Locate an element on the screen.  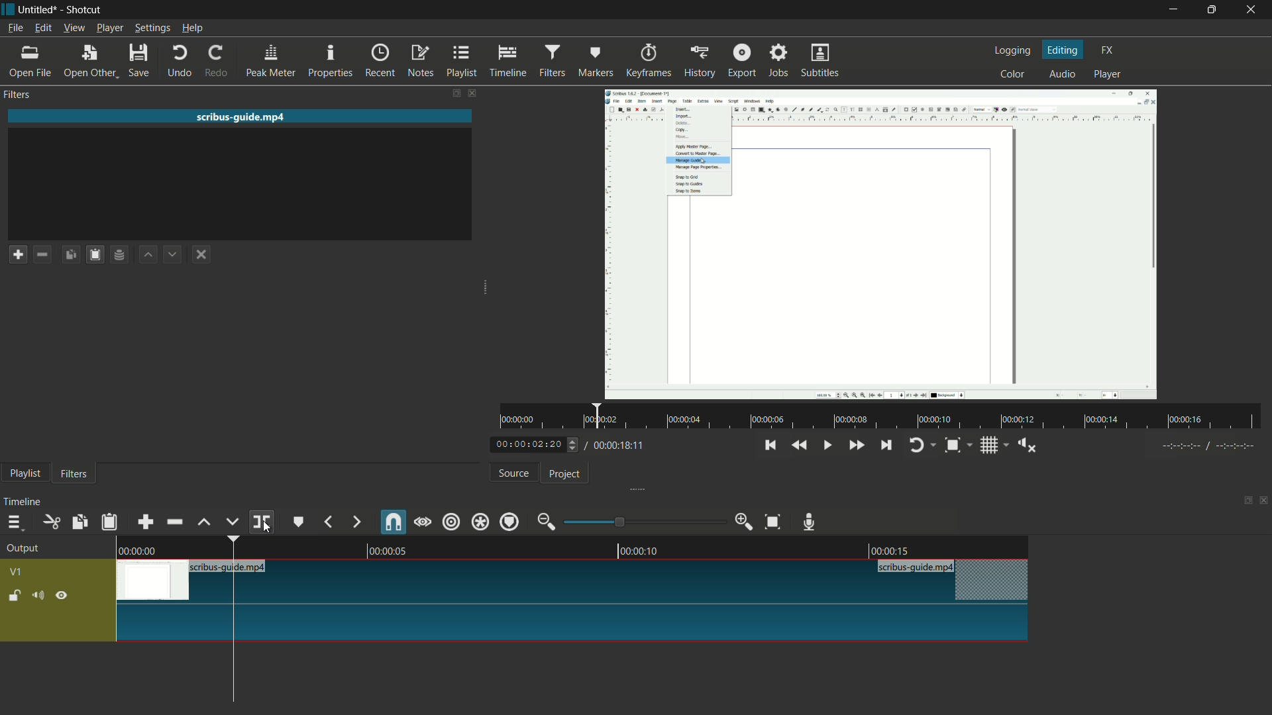
split at playhead is located at coordinates (262, 522).